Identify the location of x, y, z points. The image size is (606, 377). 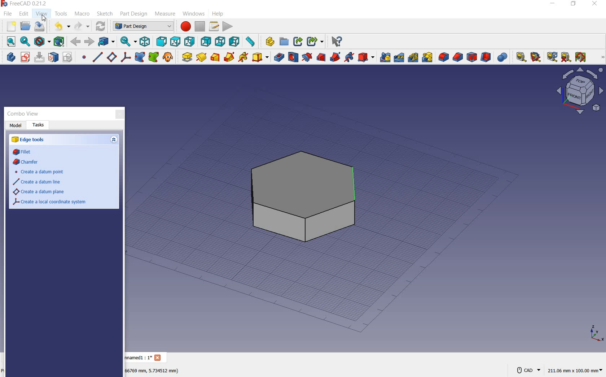
(596, 336).